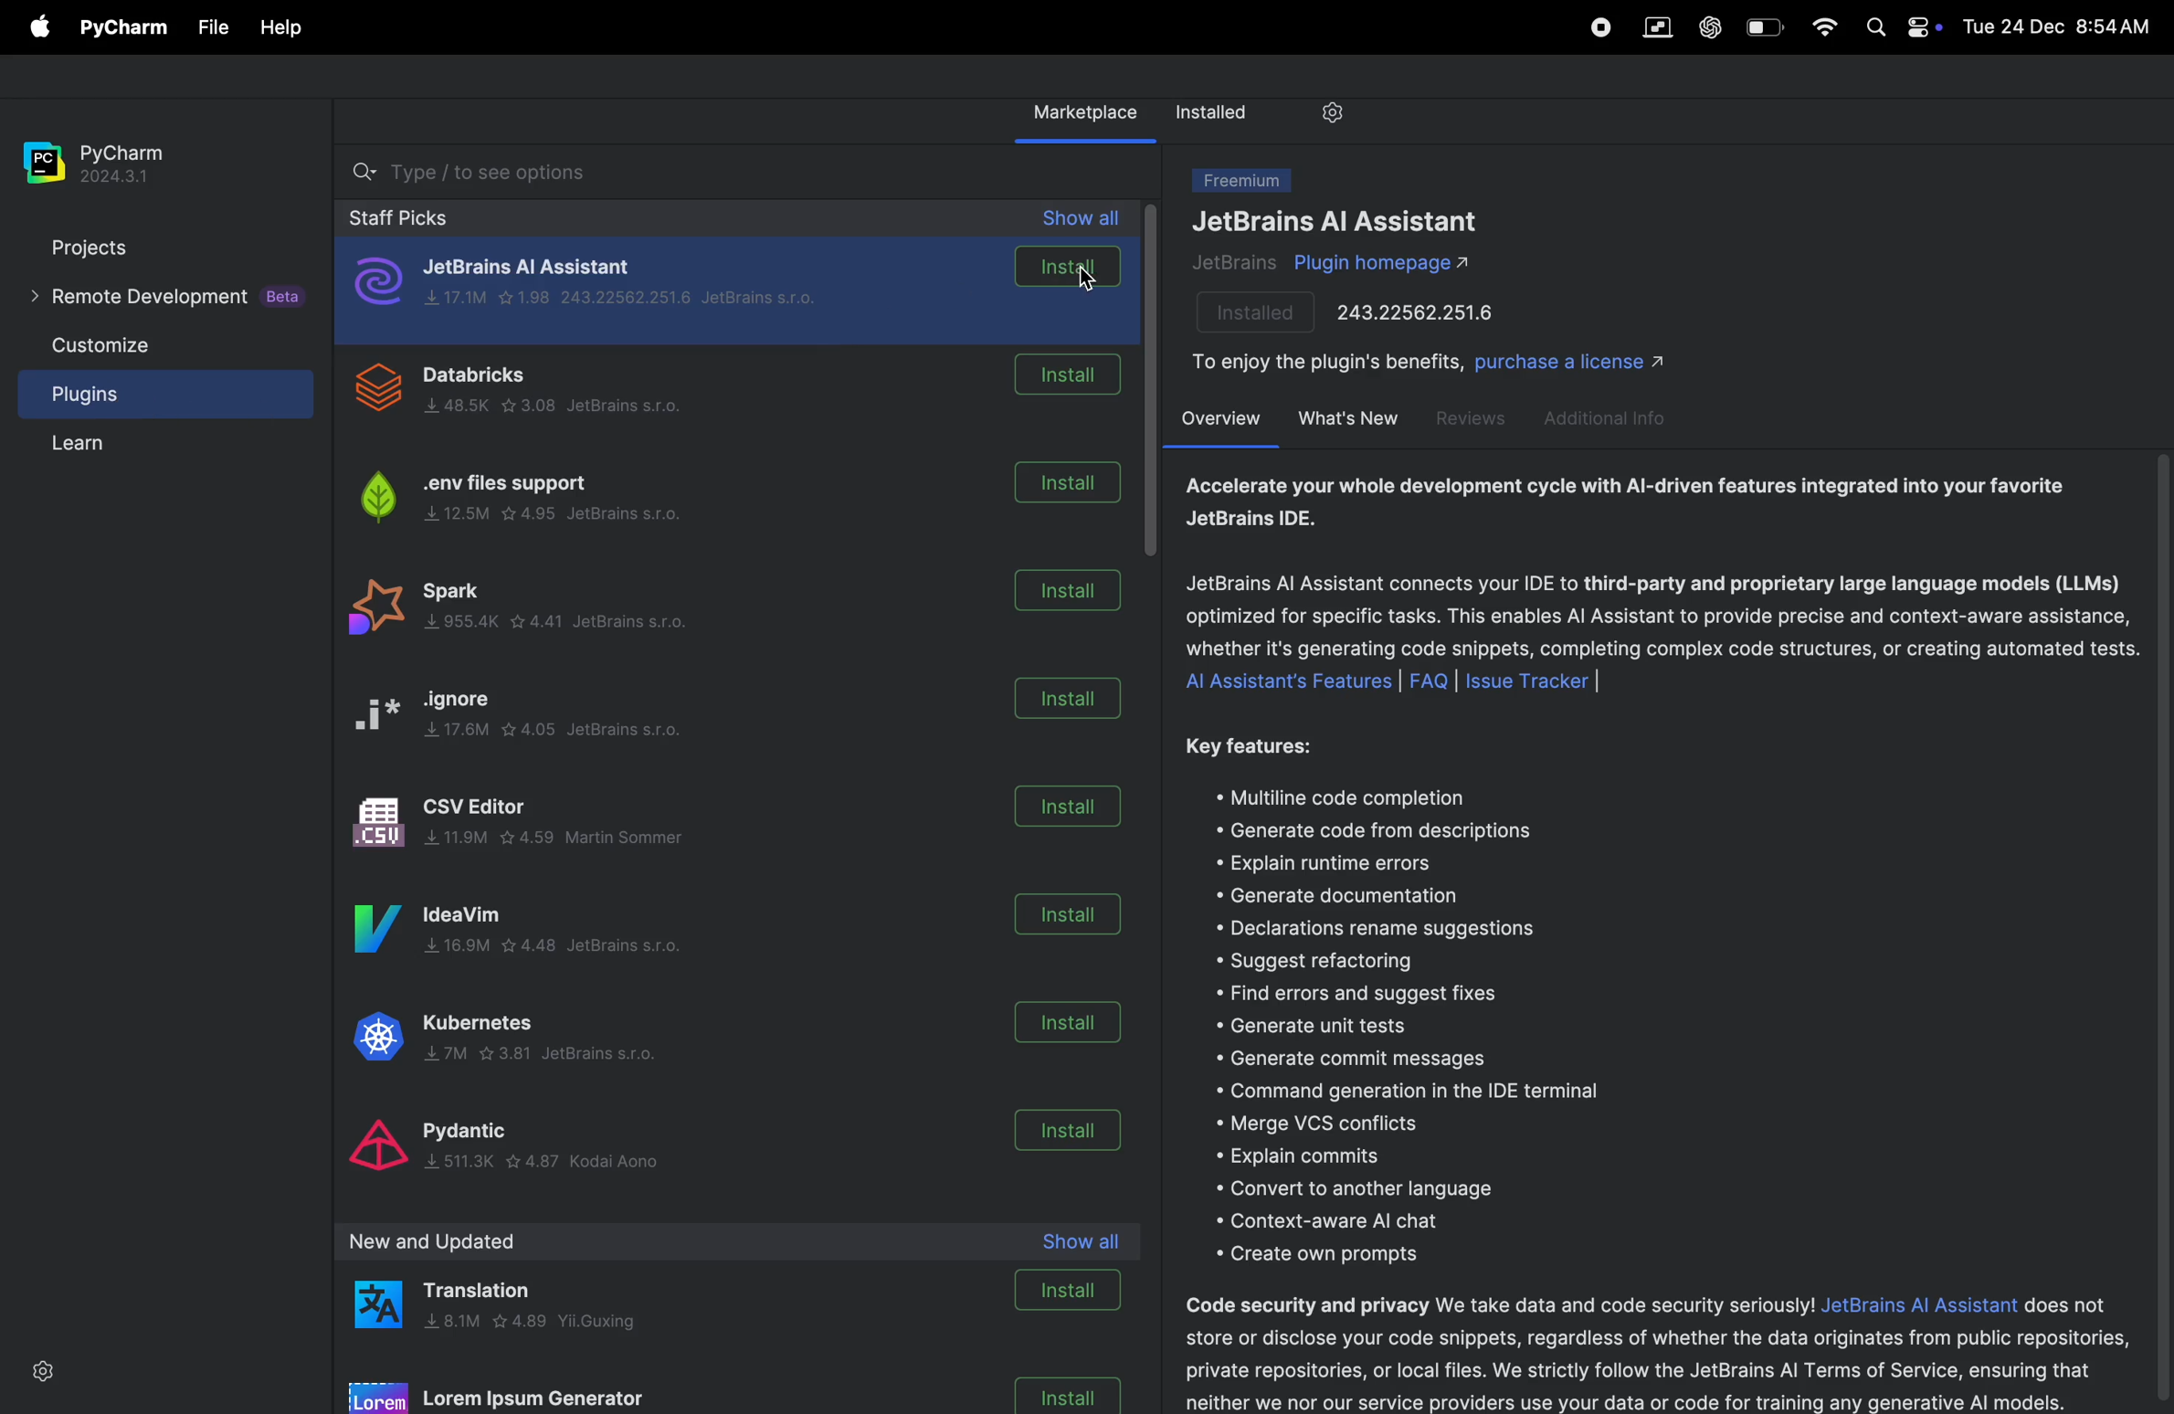  I want to click on record, so click(1599, 27).